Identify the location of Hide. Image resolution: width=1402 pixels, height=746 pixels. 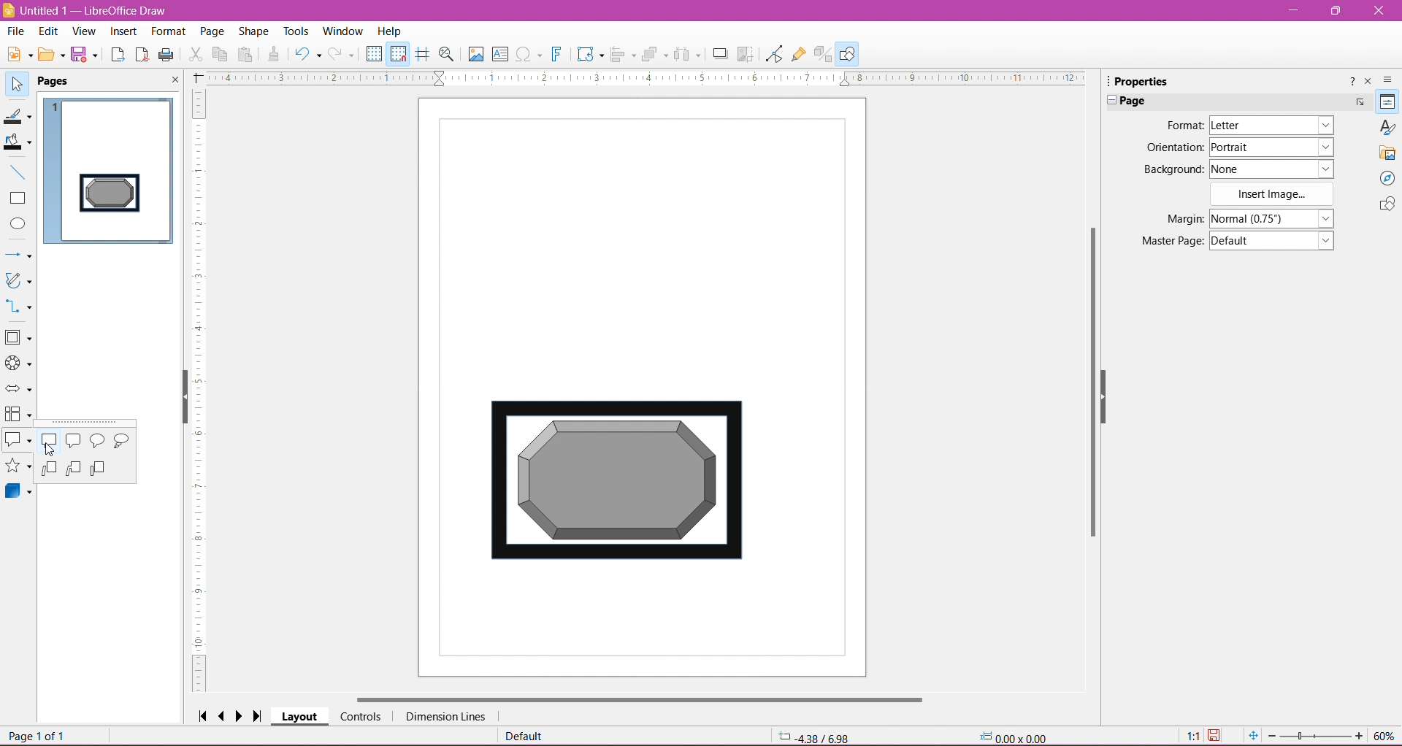
(1114, 404).